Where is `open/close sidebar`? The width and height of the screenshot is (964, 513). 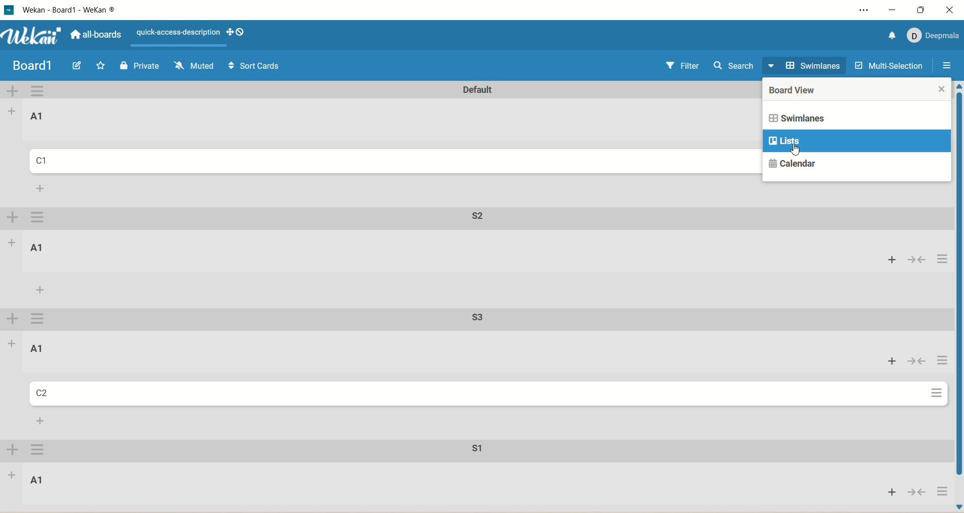
open/close sidebar is located at coordinates (947, 67).